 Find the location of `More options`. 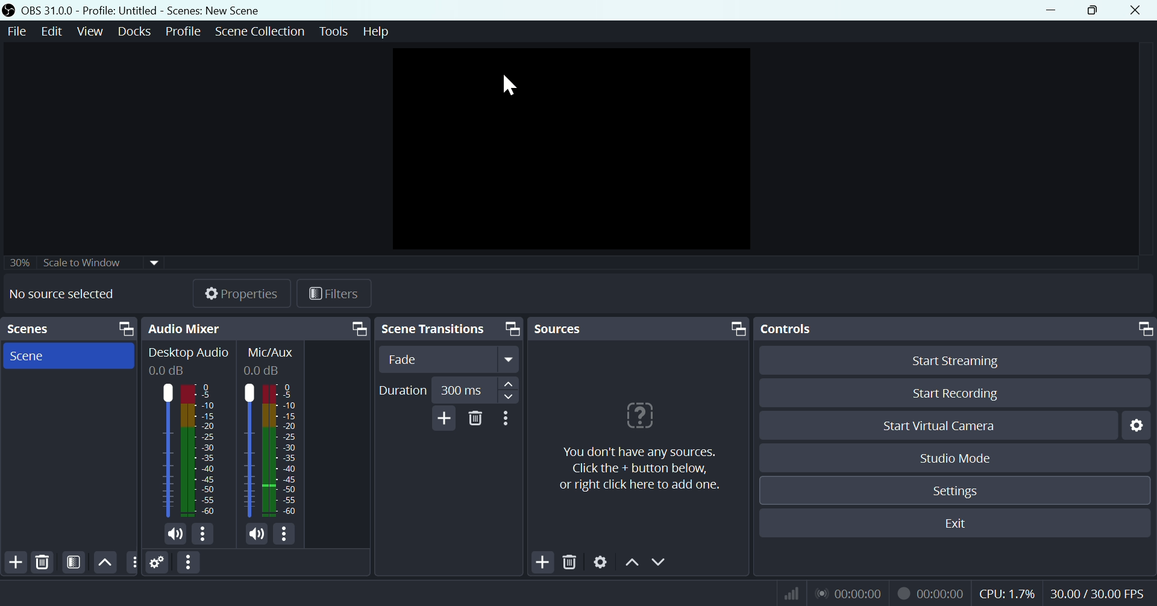

More options is located at coordinates (510, 423).